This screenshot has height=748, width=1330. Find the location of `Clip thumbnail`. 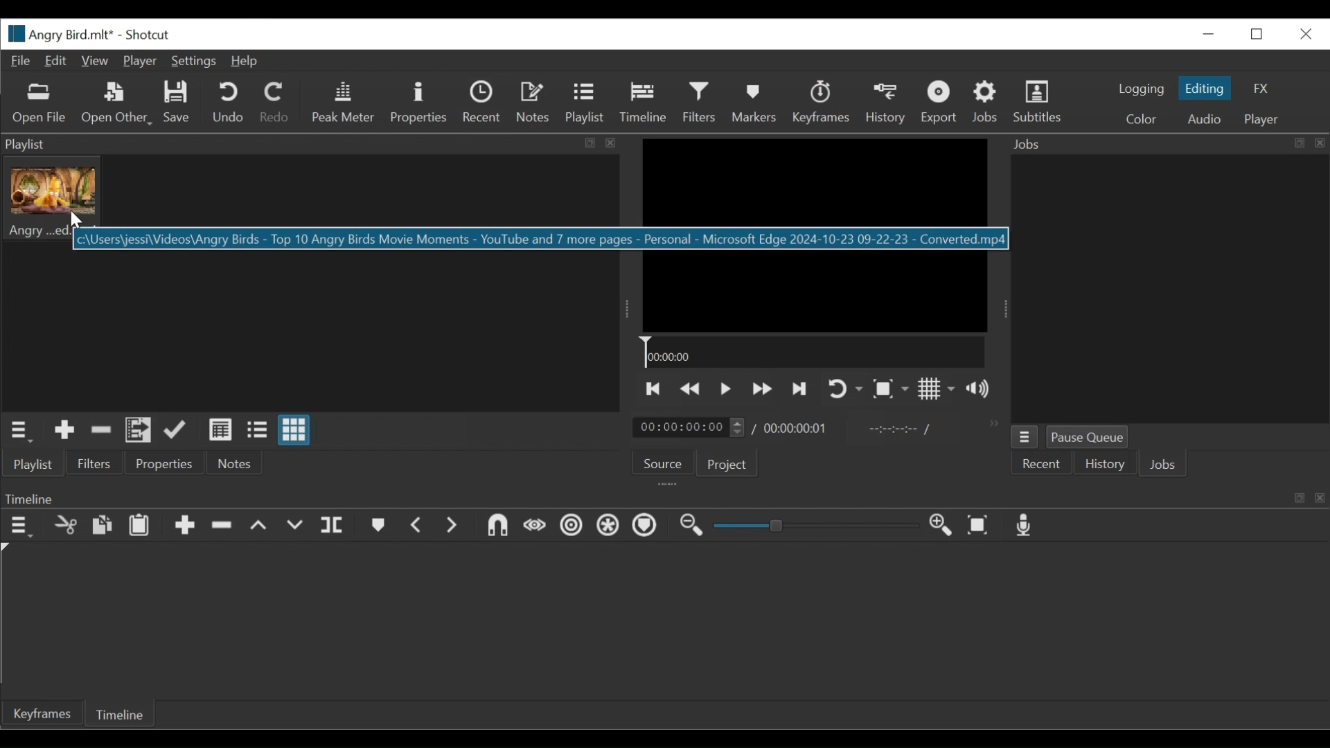

Clip thumbnail is located at coordinates (51, 199).